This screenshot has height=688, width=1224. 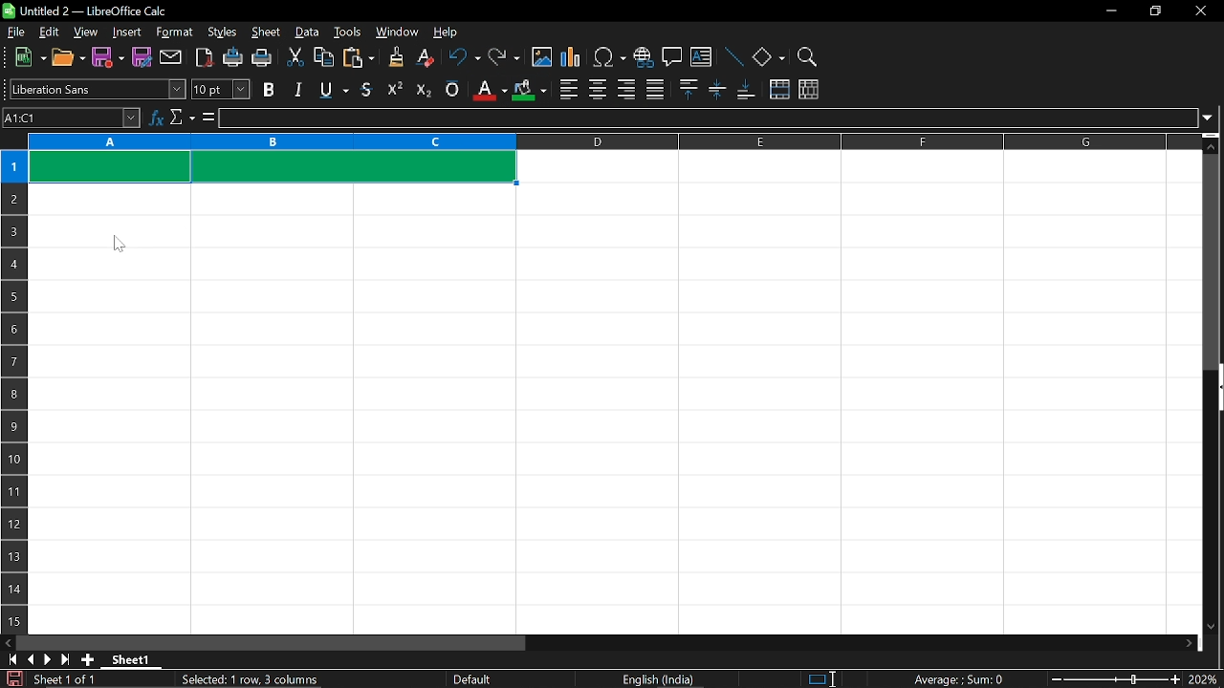 I want to click on file, so click(x=16, y=32).